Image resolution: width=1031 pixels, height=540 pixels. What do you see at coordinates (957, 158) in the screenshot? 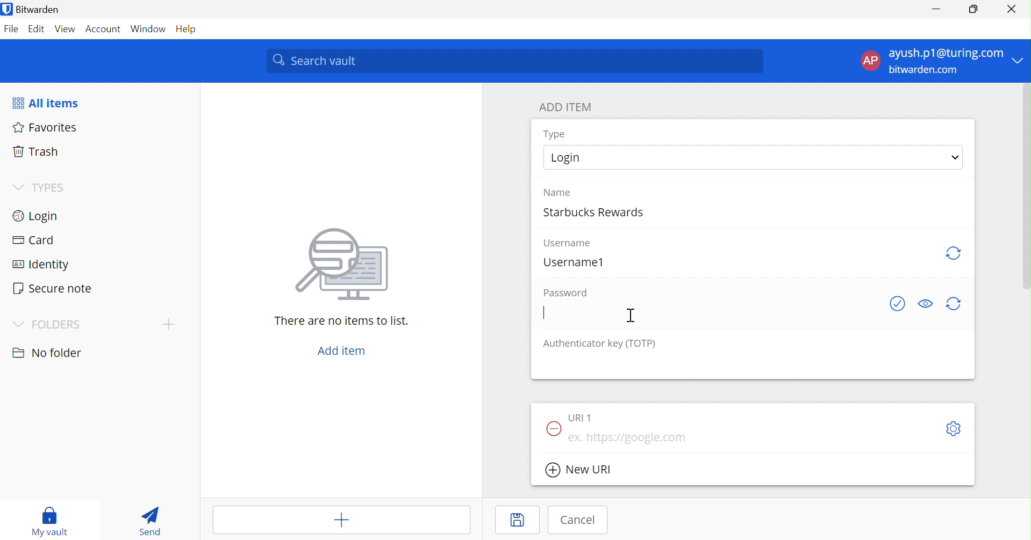
I see `Drop Down` at bounding box center [957, 158].